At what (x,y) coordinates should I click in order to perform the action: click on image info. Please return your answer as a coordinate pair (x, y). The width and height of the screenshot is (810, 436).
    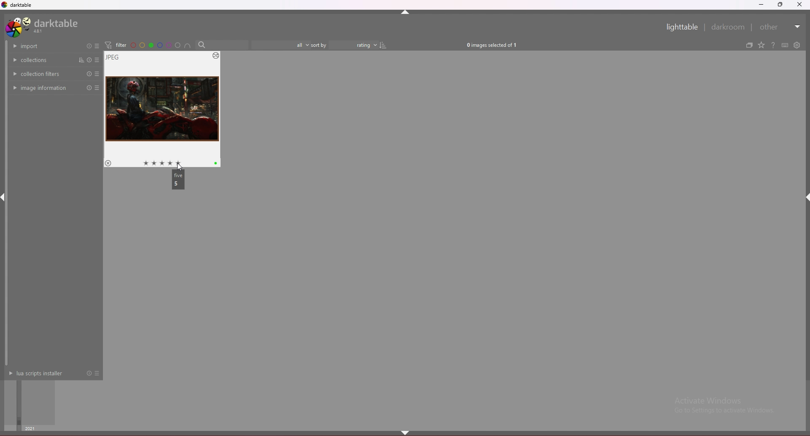
    Looking at the image, I should click on (42, 88).